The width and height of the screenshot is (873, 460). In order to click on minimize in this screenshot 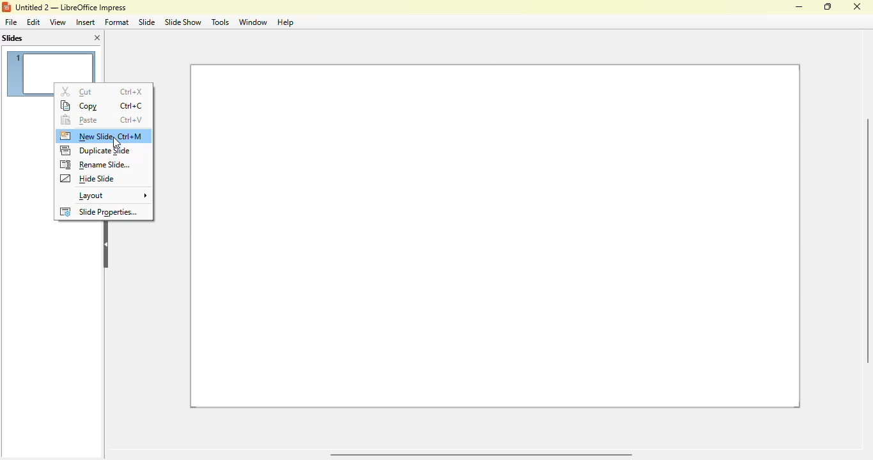, I will do `click(799, 7)`.